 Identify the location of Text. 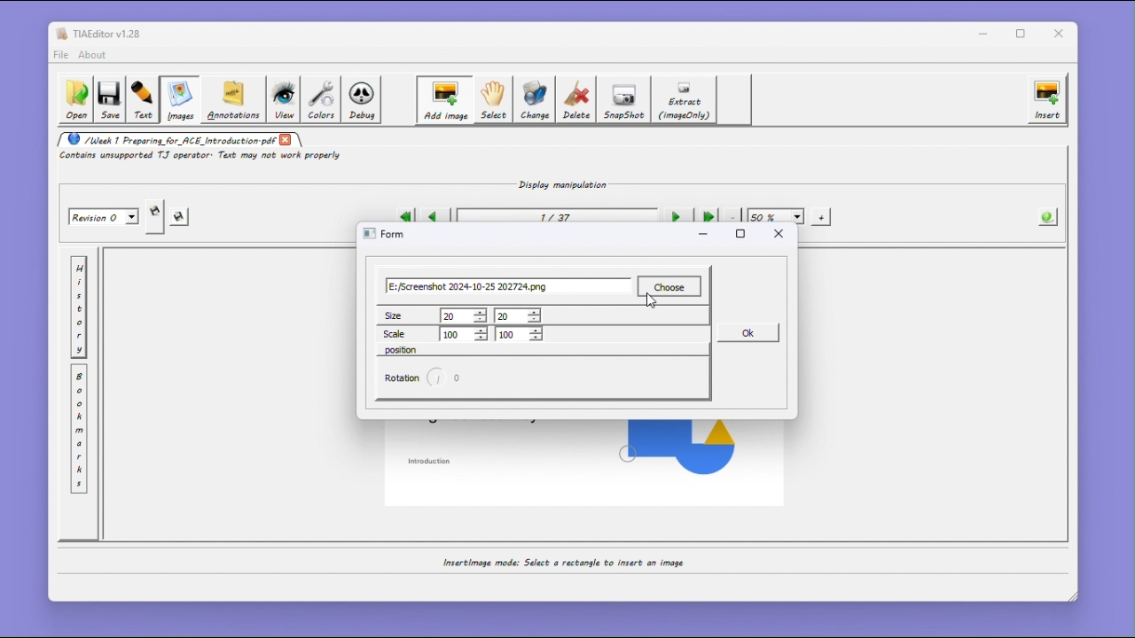
(143, 100).